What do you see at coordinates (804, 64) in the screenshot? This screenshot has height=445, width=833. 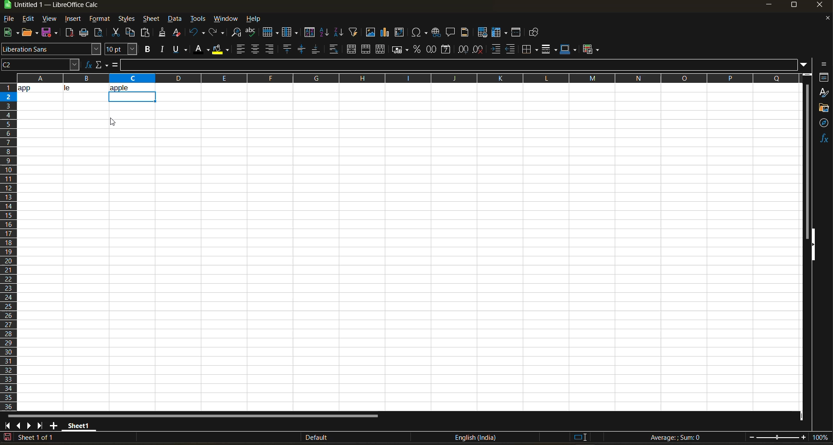 I see `expand formula bar` at bounding box center [804, 64].